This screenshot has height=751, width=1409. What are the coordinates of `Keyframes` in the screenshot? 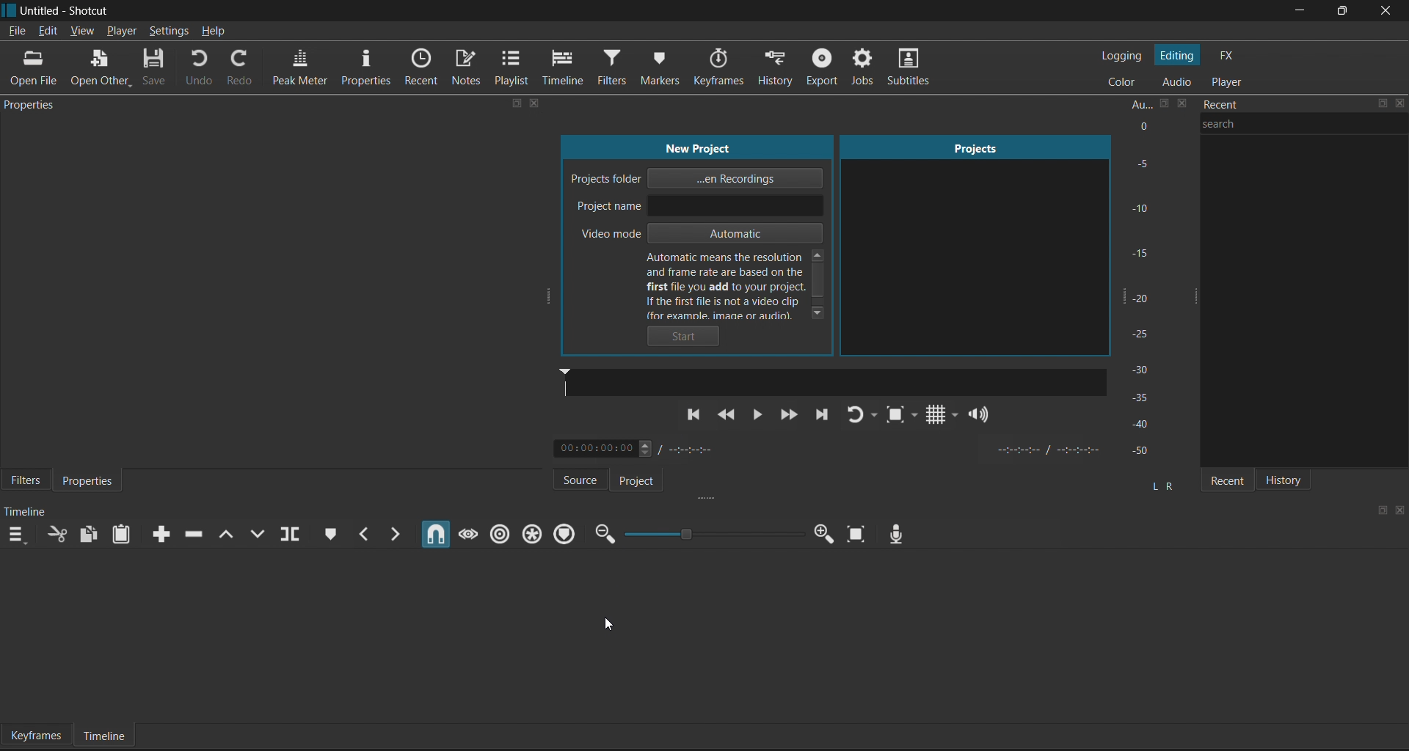 It's located at (35, 734).